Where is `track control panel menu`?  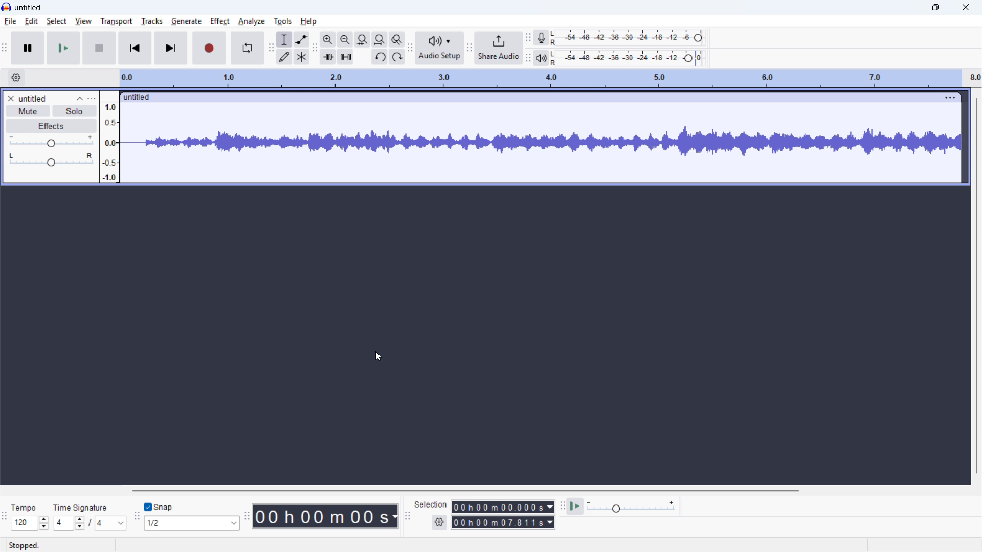 track control panel menu is located at coordinates (92, 99).